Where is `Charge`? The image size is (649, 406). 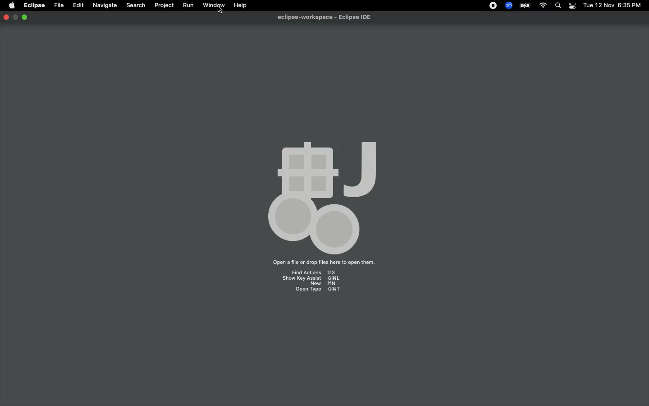
Charge is located at coordinates (524, 5).